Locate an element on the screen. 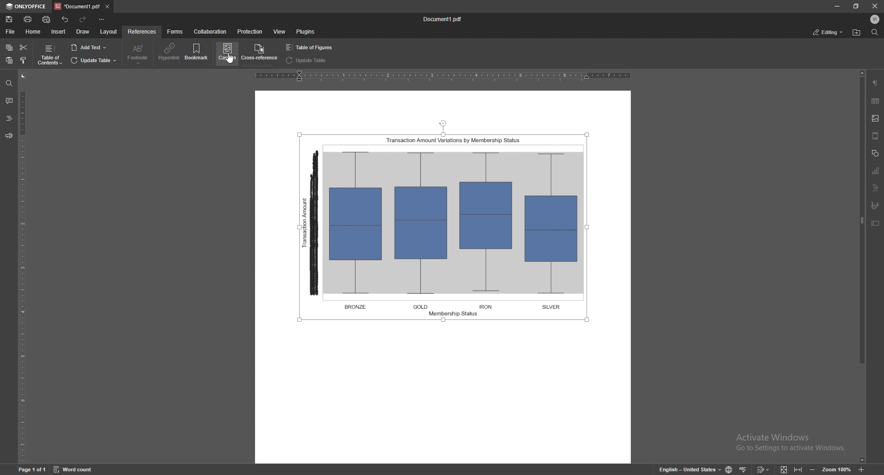  fit to width is located at coordinates (798, 469).